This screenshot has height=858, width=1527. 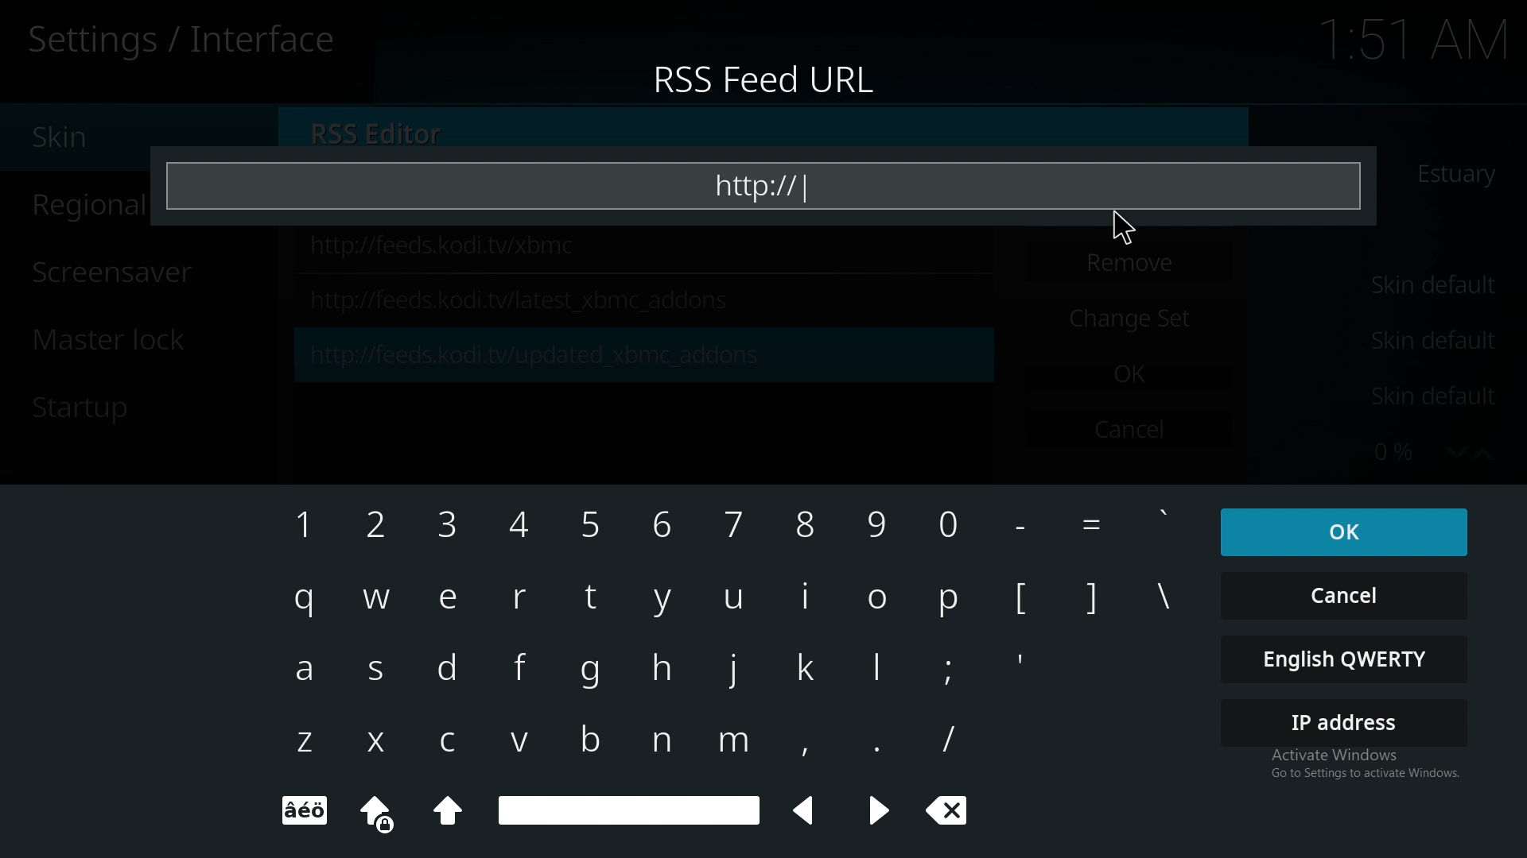 I want to click on keyboard Input, so click(x=666, y=524).